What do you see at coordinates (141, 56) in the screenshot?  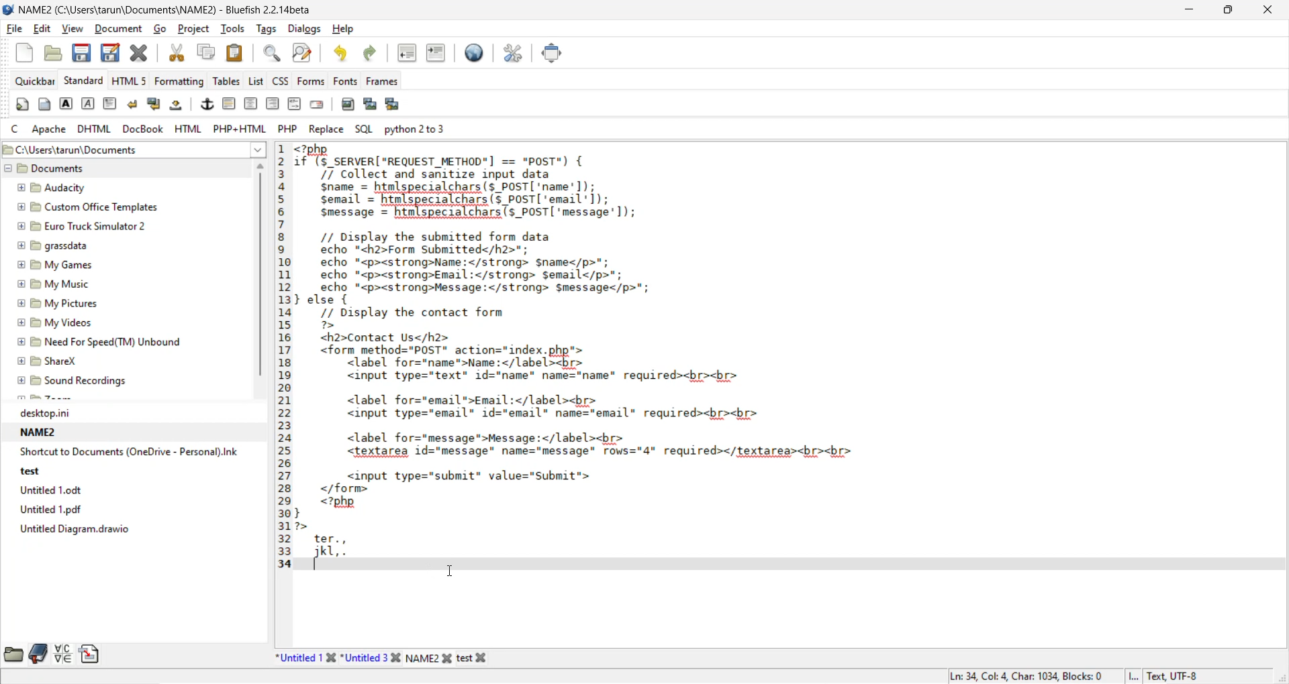 I see `close file` at bounding box center [141, 56].